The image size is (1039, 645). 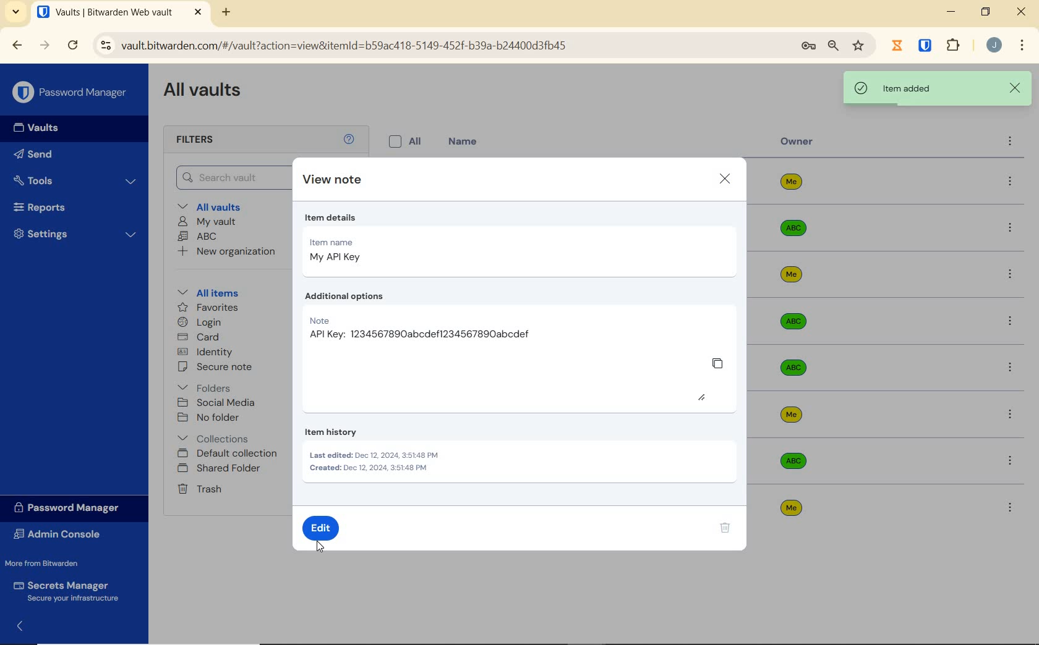 What do you see at coordinates (75, 179) in the screenshot?
I see `Tools` at bounding box center [75, 179].